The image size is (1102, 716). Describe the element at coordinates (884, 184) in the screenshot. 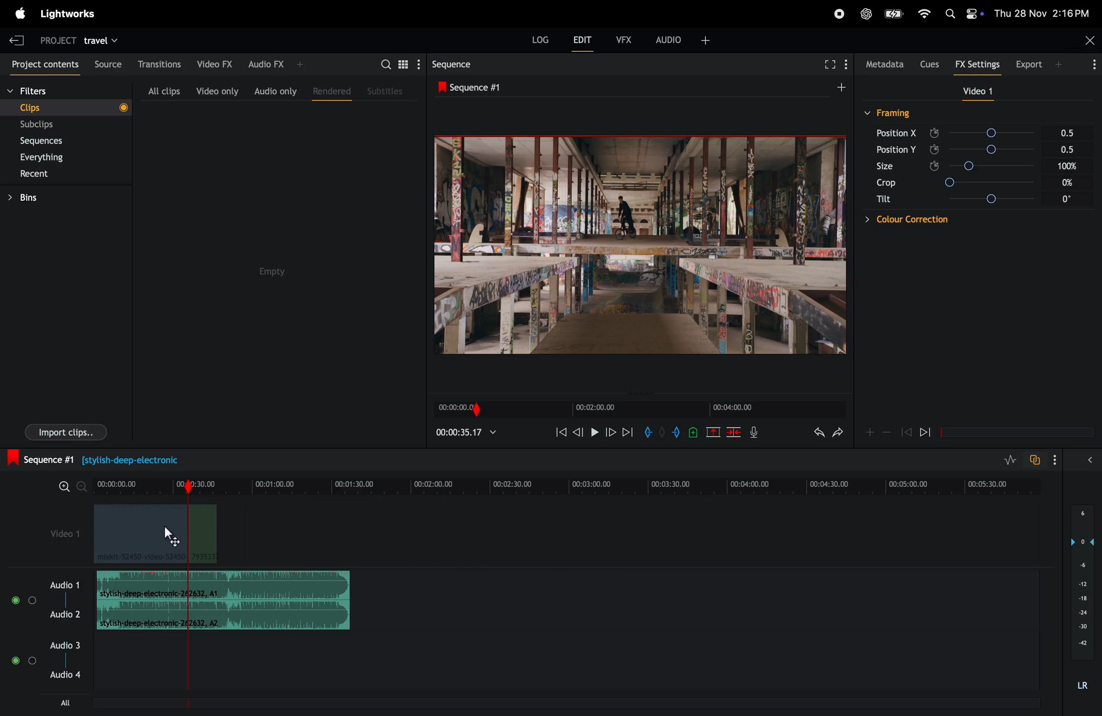

I see `crop` at that location.